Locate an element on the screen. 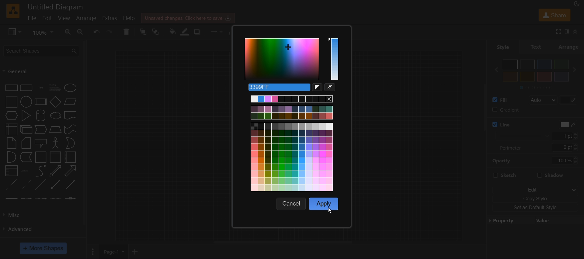 This screenshot has height=259, width=584. yellow color is located at coordinates (510, 77).